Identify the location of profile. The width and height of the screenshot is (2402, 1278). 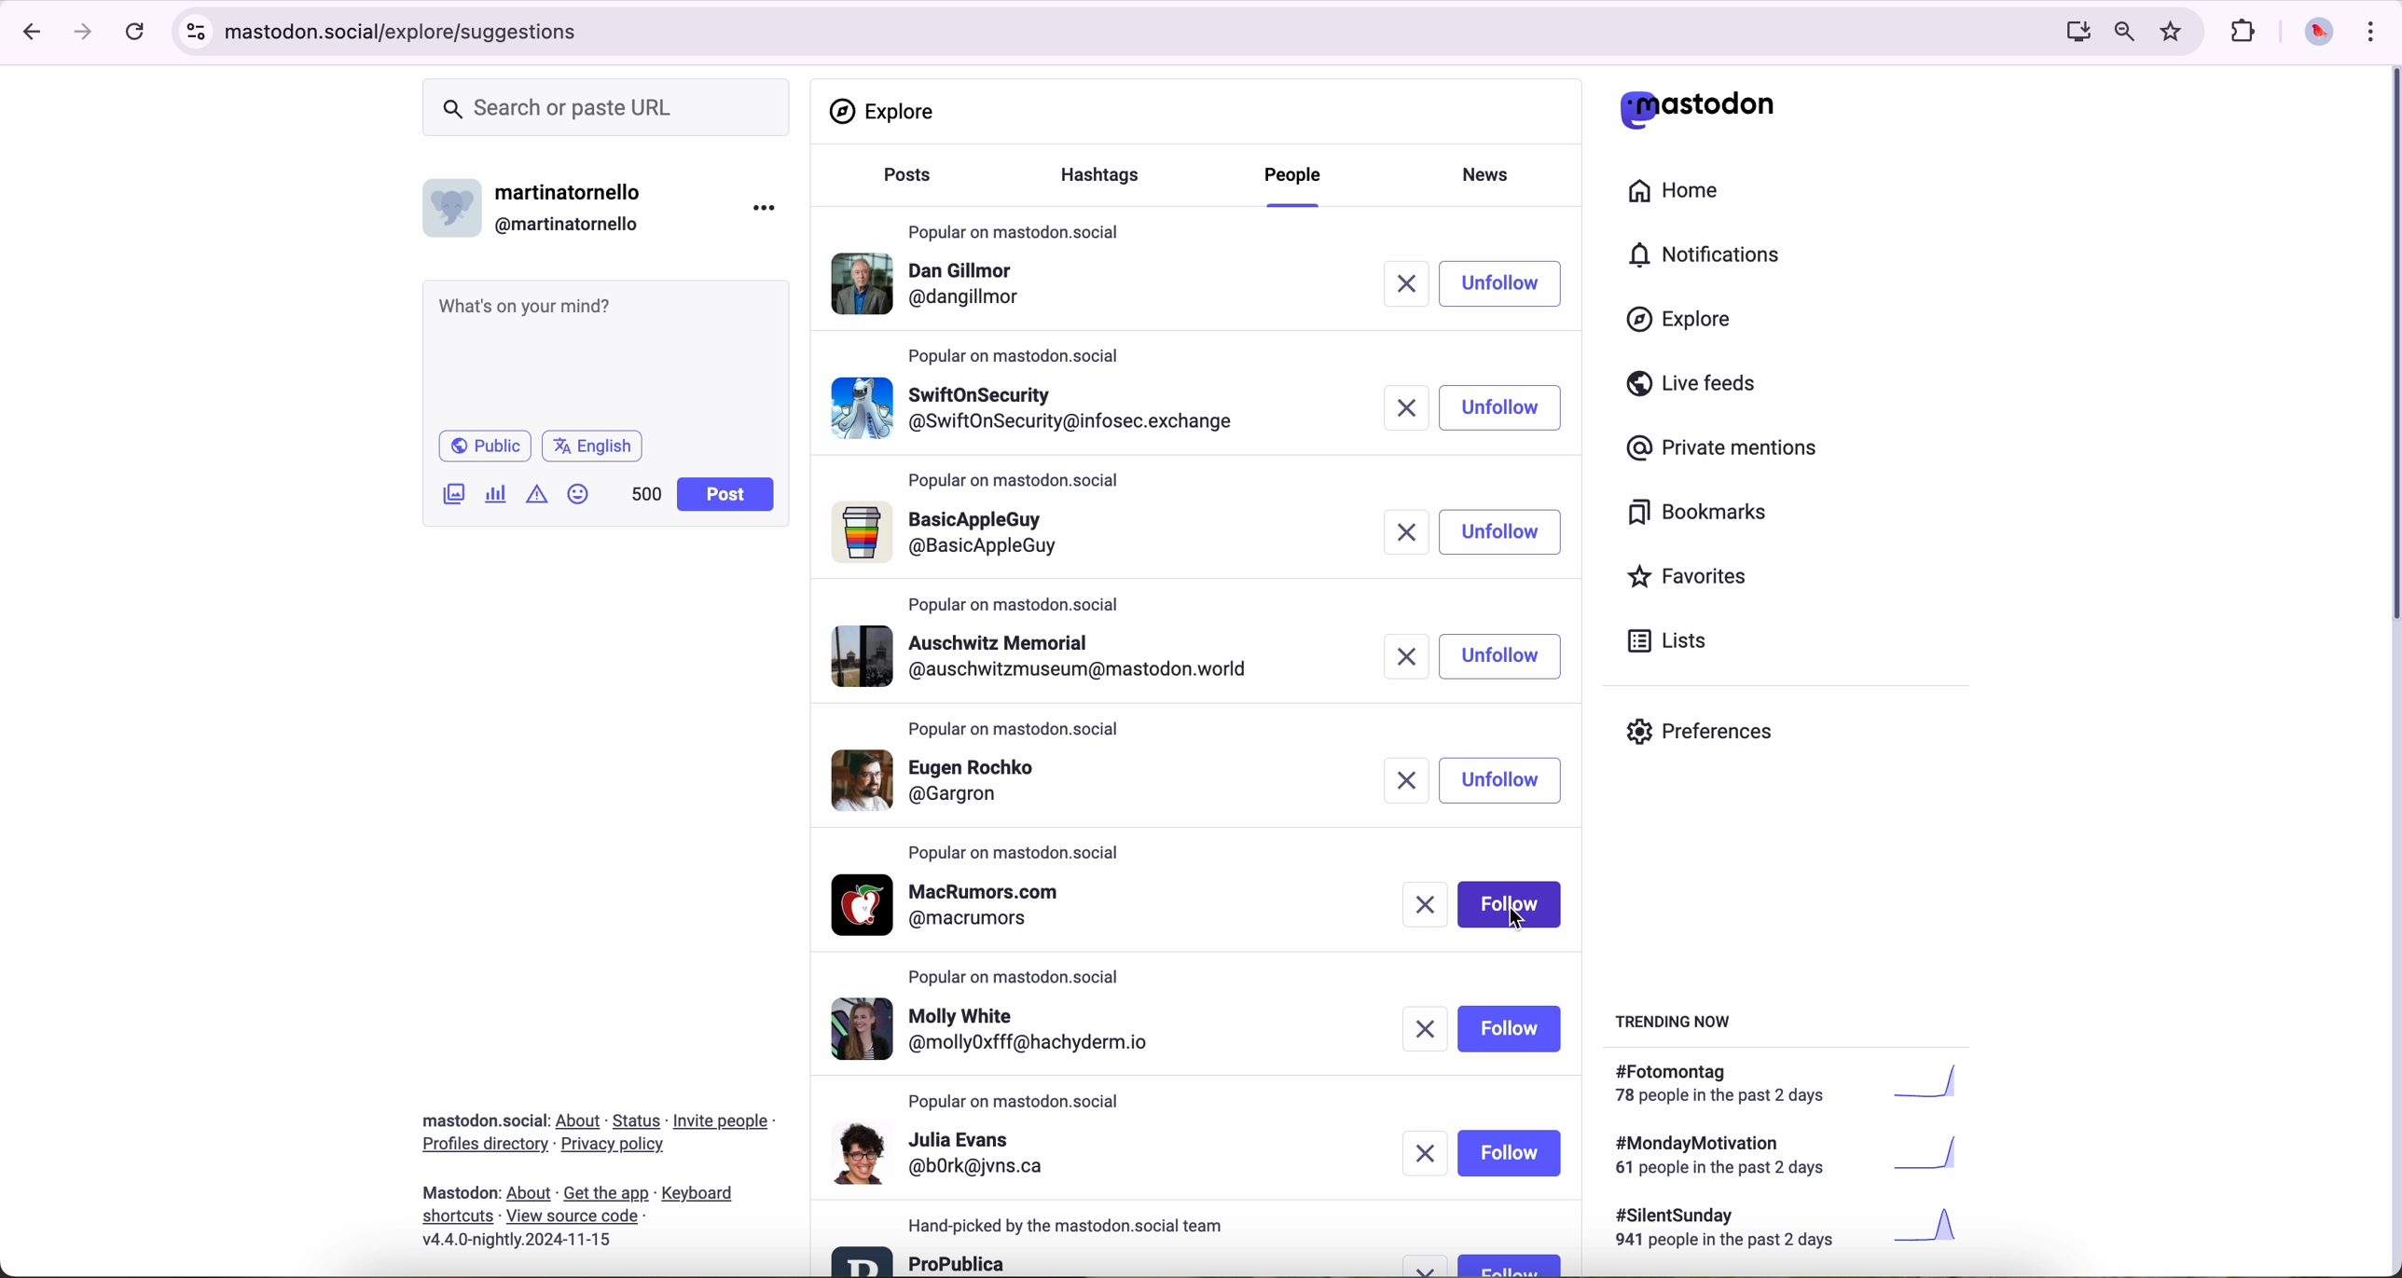
(921, 1259).